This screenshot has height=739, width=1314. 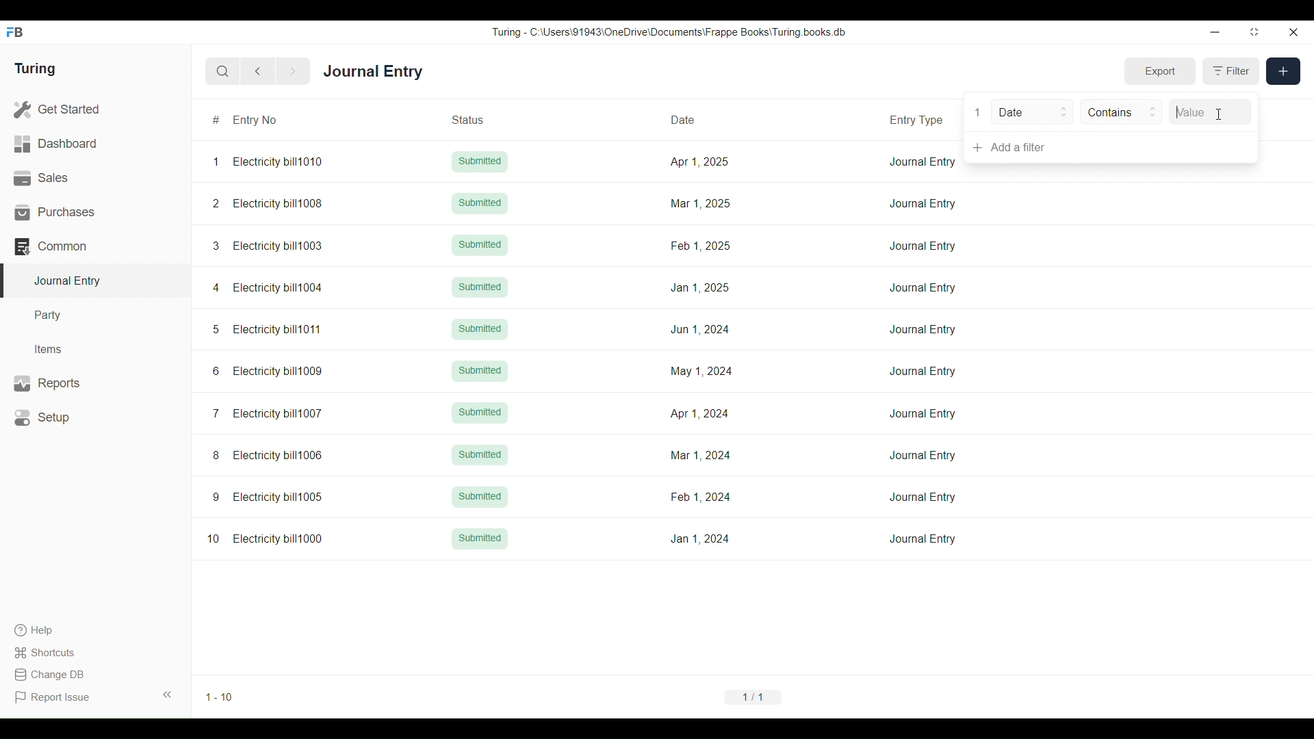 What do you see at coordinates (1220, 115) in the screenshot?
I see `Cursor` at bounding box center [1220, 115].